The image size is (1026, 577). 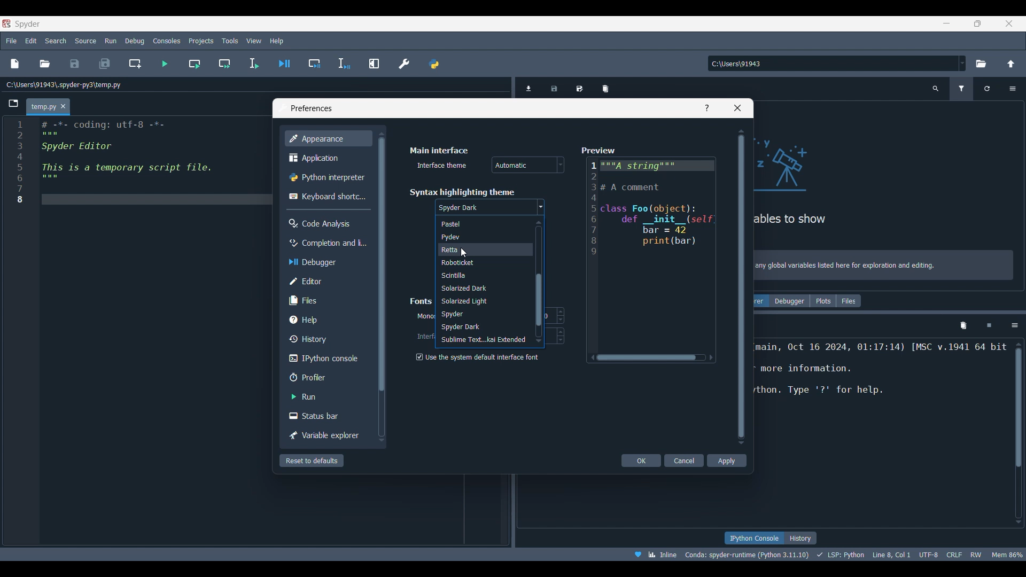 I want to click on Maximize current pane, so click(x=374, y=63).